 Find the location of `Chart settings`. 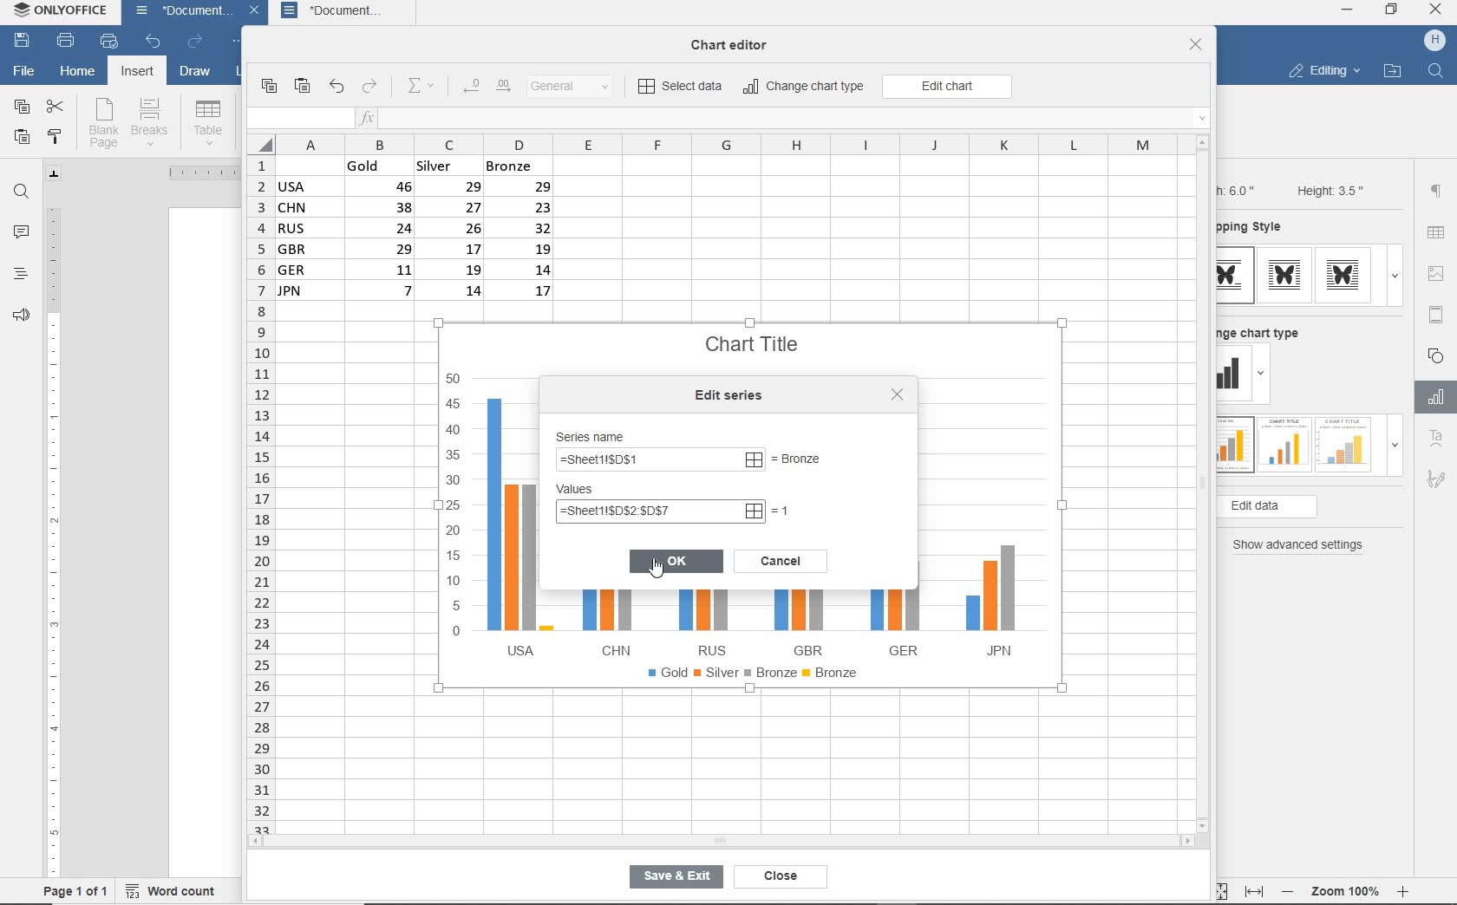

Chart settings is located at coordinates (1433, 397).